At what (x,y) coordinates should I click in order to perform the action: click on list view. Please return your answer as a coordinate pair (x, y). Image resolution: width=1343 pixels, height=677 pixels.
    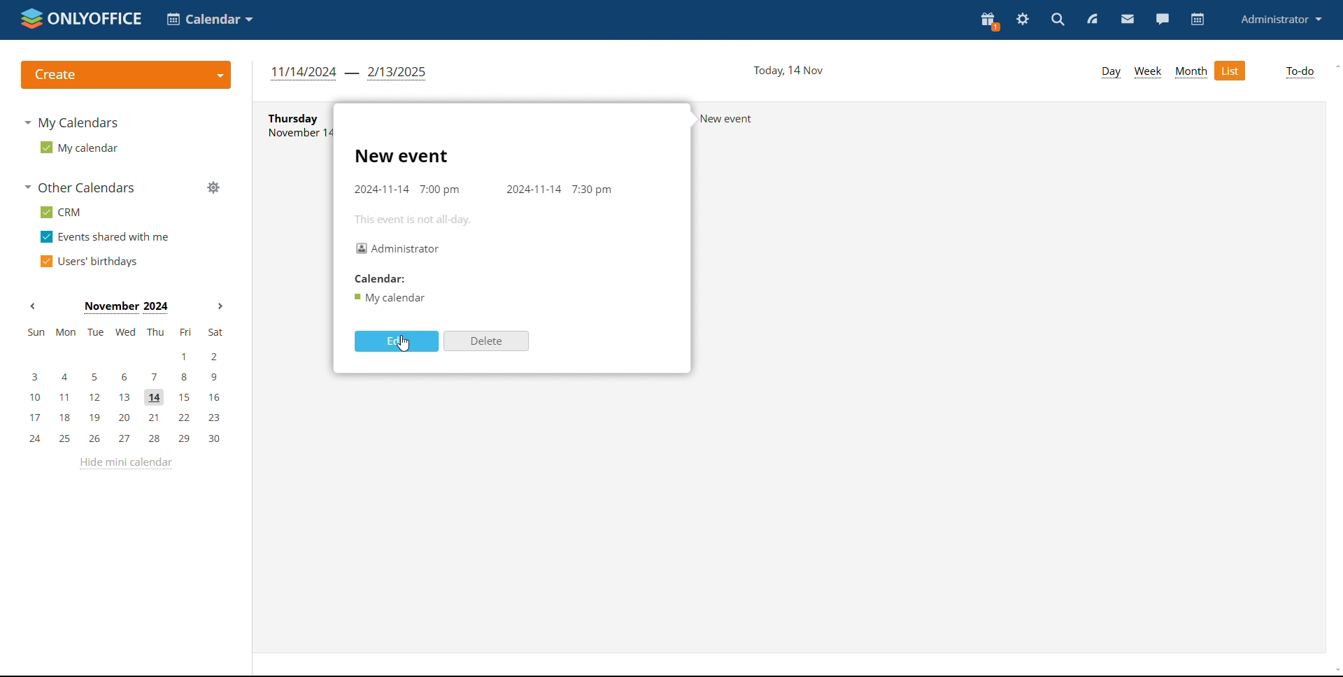
    Looking at the image, I should click on (1231, 71).